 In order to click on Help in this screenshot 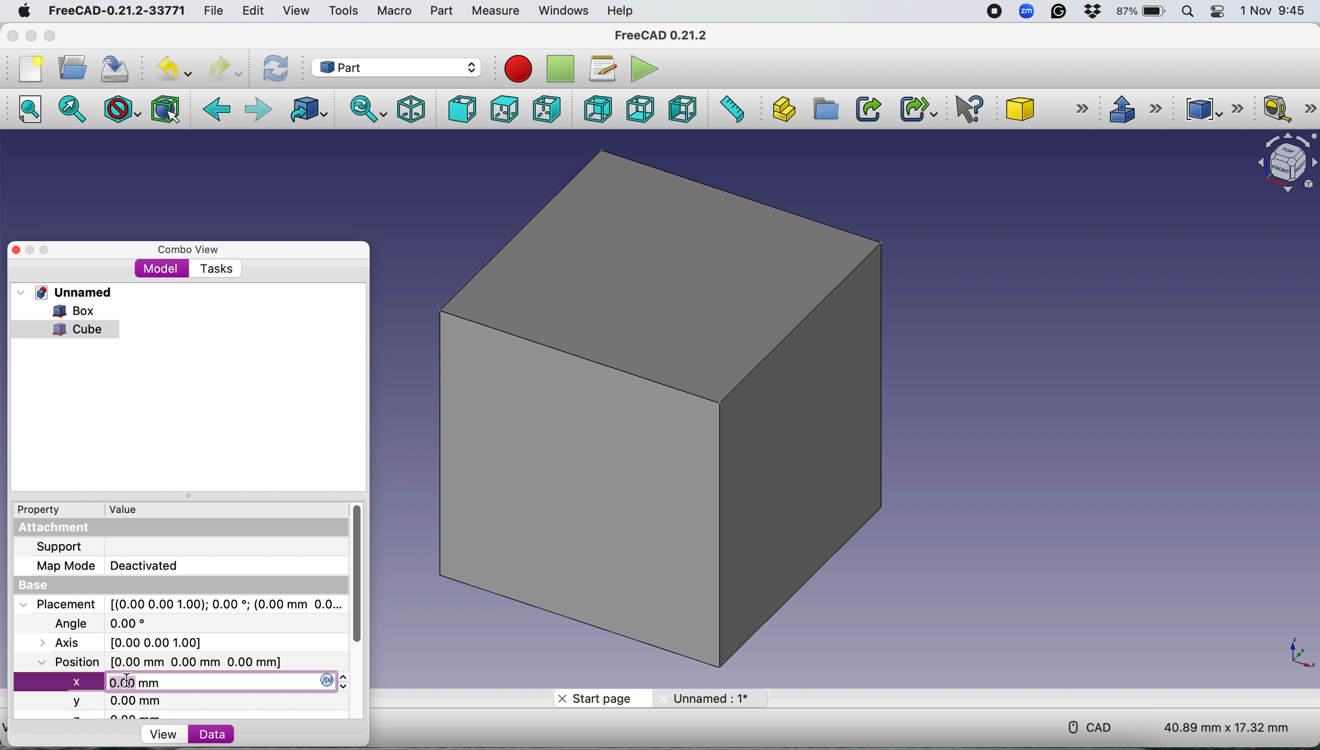, I will do `click(621, 10)`.